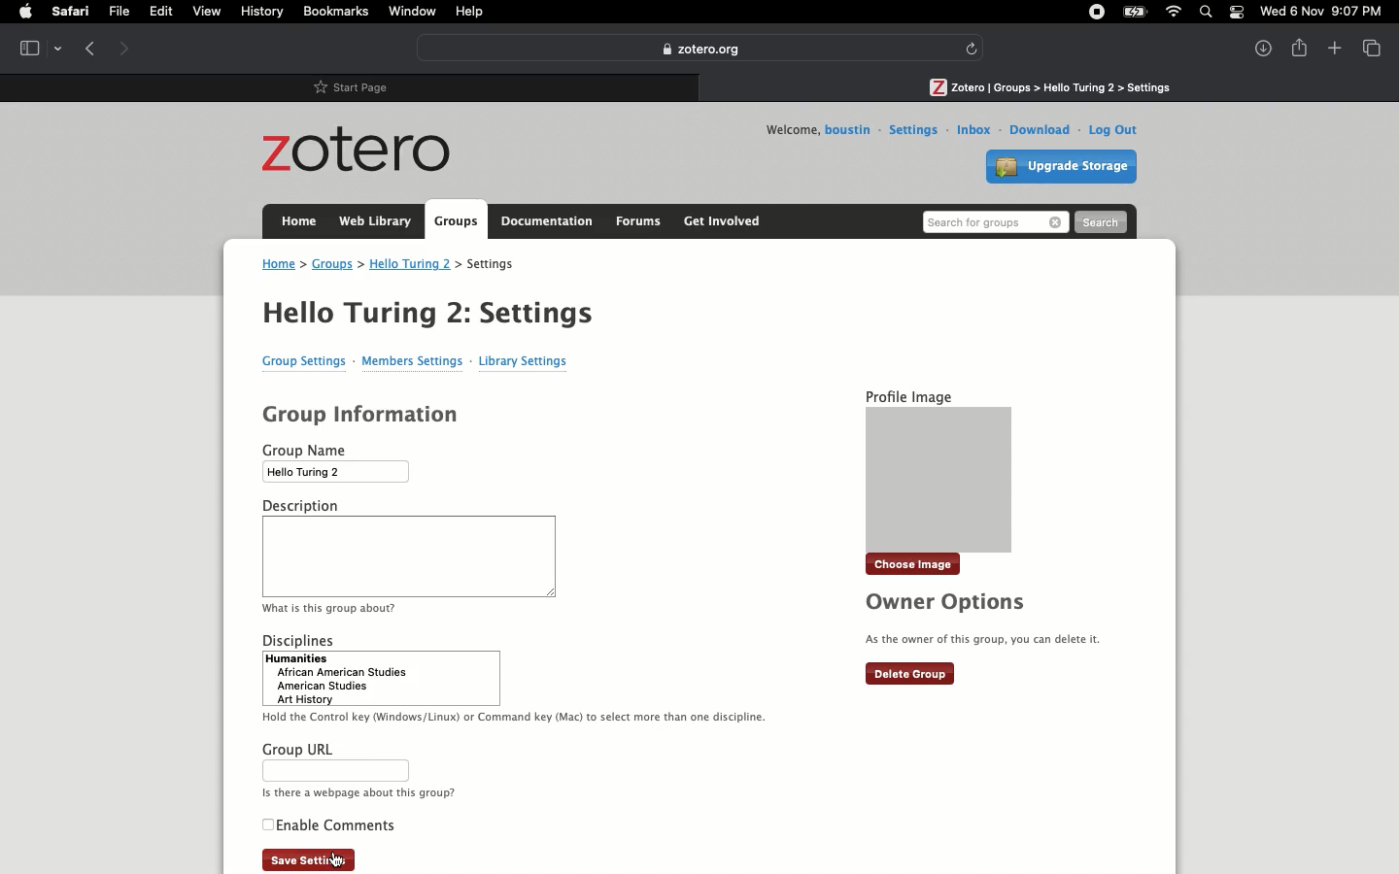 The height and width of the screenshot is (874, 1399). Describe the element at coordinates (362, 151) in the screenshot. I see `Zotero` at that location.